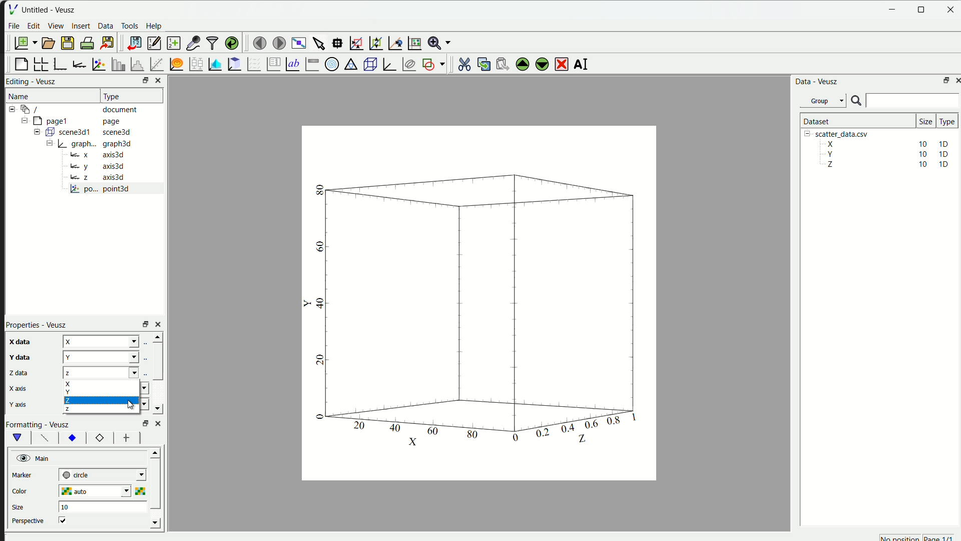 Image resolution: width=961 pixels, height=541 pixels. I want to click on Editing, so click(18, 81).